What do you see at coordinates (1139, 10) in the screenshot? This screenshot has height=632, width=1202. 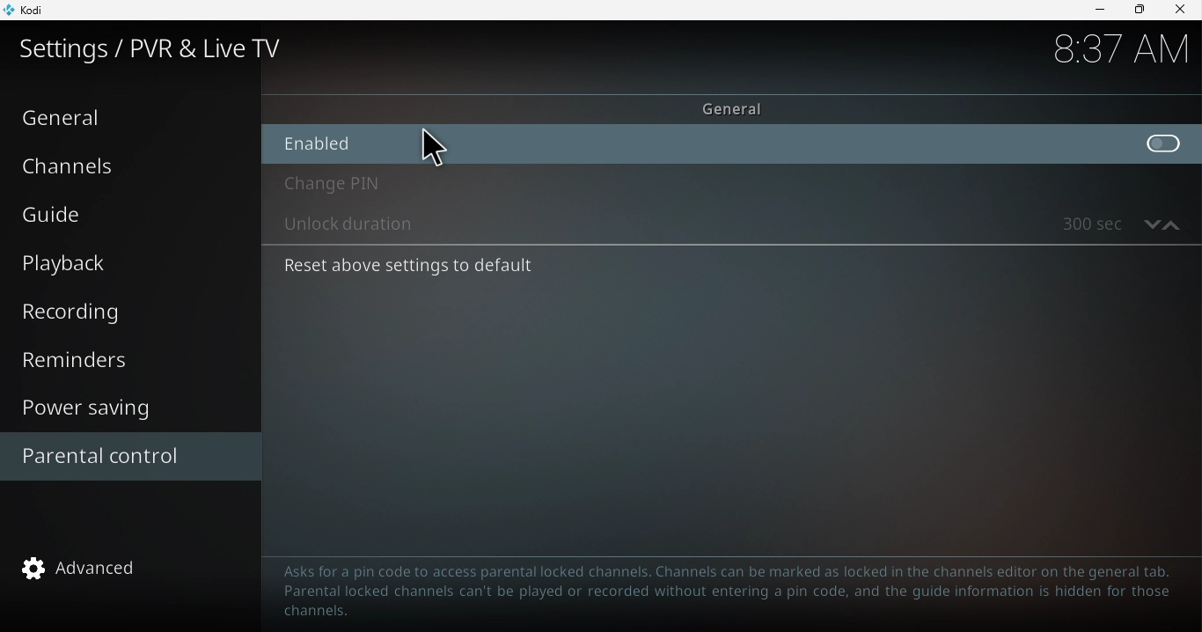 I see `Maximize` at bounding box center [1139, 10].